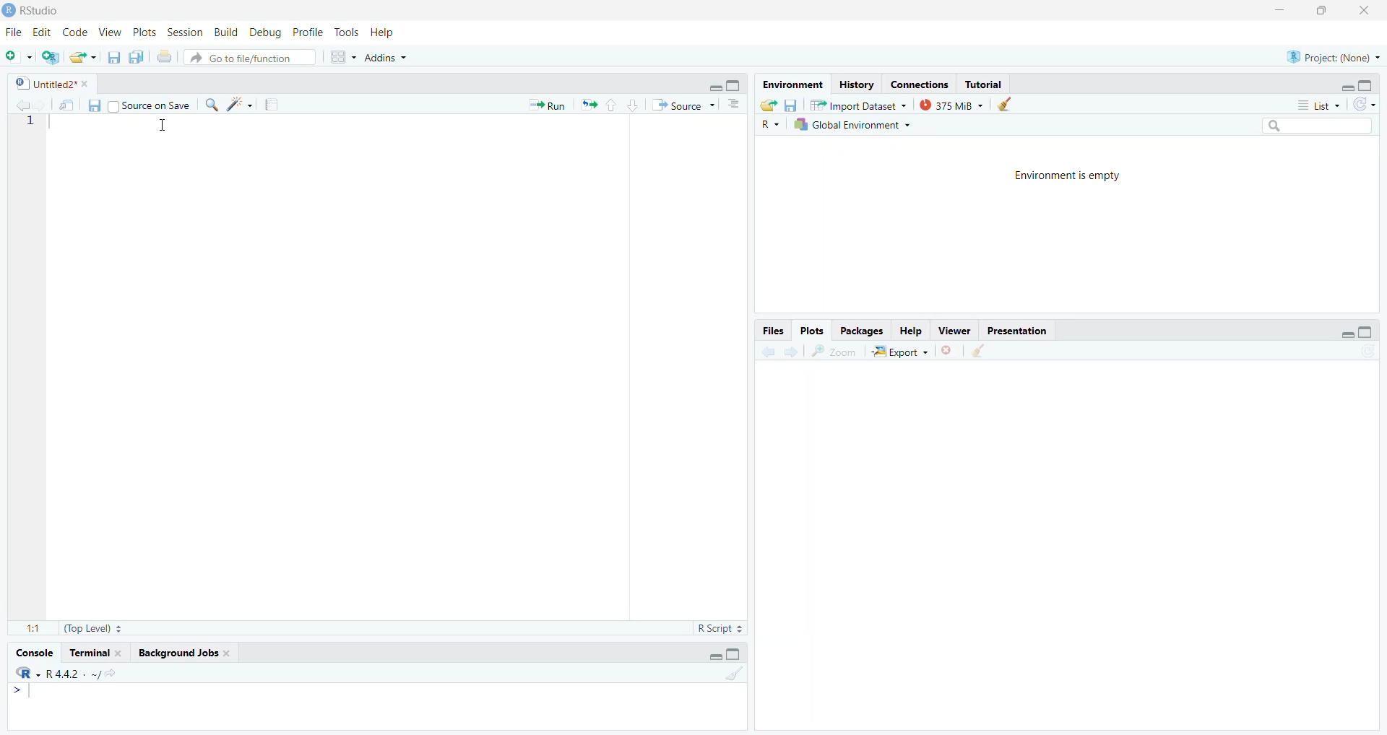  Describe the element at coordinates (152, 107) in the screenshot. I see `source on save` at that location.